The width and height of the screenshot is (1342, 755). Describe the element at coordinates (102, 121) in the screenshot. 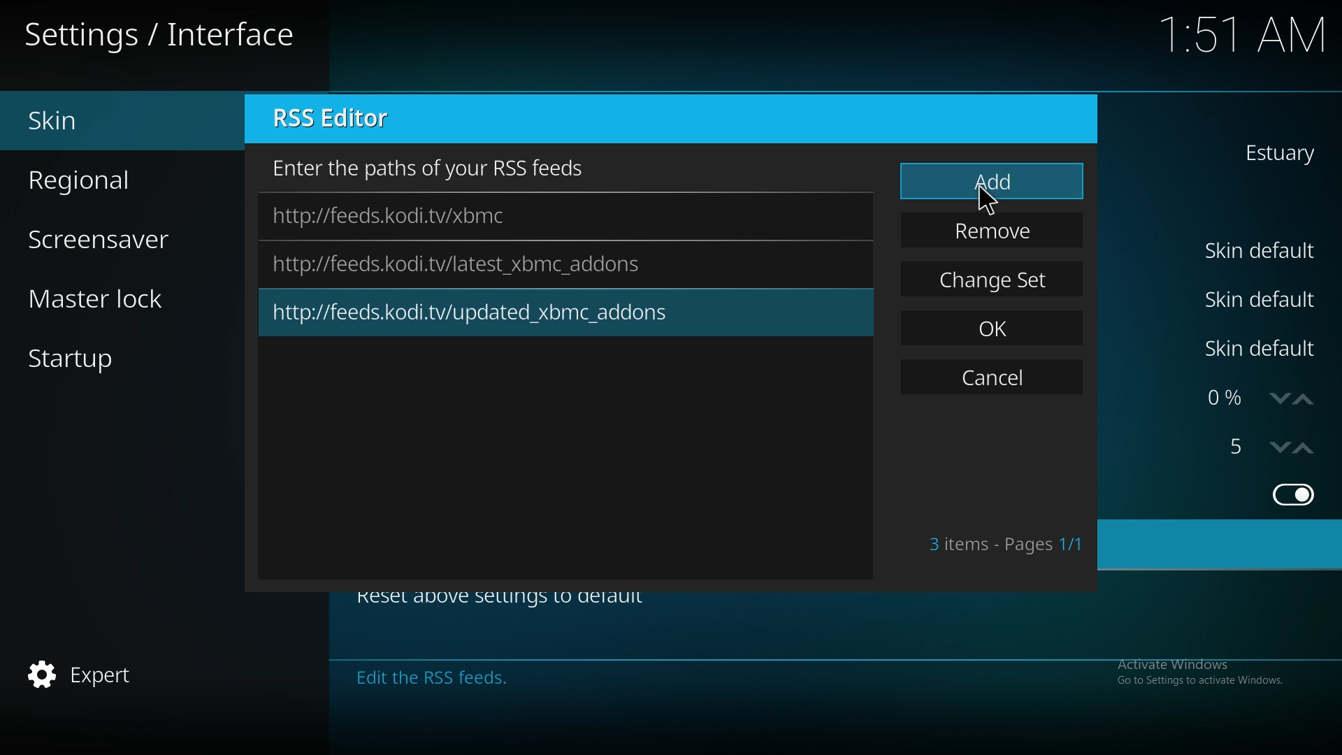

I see `skin` at that location.